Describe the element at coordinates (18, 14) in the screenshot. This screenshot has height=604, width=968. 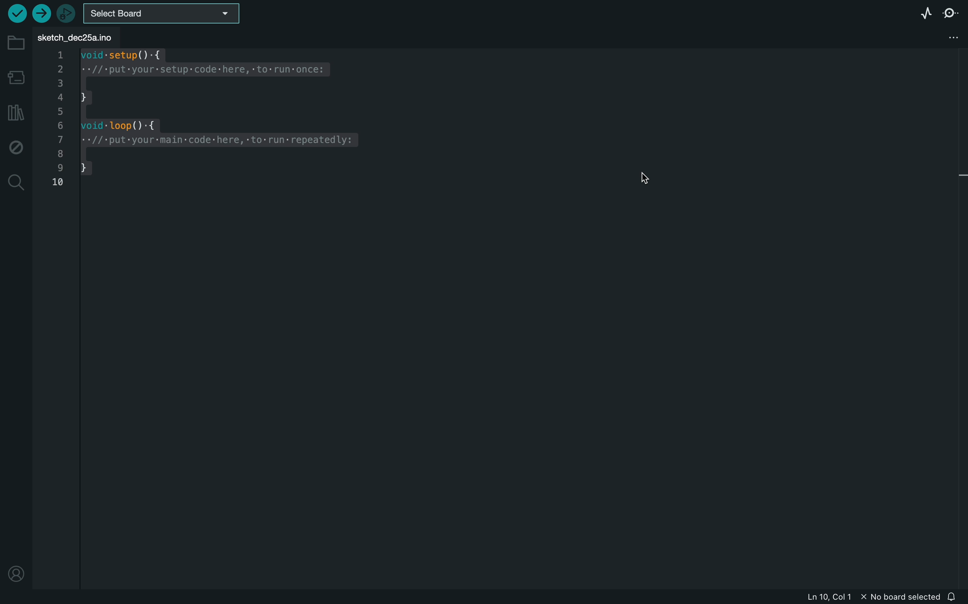
I see `verify` at that location.